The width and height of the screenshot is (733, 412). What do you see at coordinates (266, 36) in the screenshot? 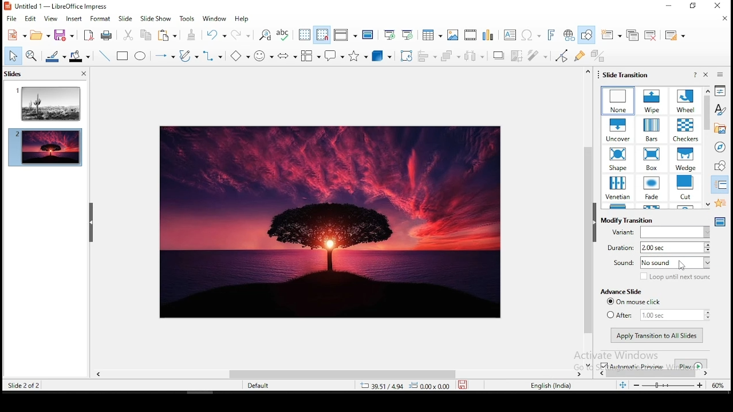
I see `find and replace` at bounding box center [266, 36].